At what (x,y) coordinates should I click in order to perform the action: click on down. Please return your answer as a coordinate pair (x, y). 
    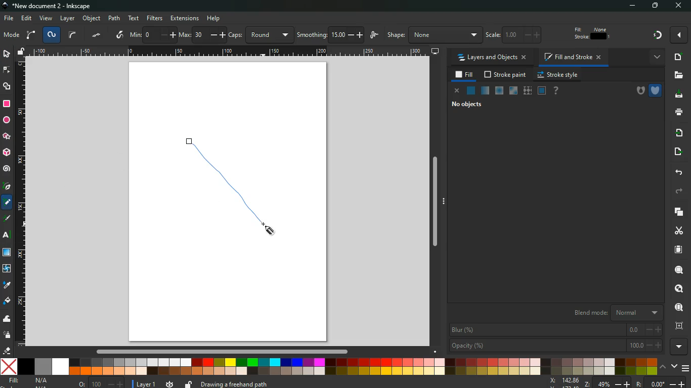
    Looking at the image, I should click on (674, 366).